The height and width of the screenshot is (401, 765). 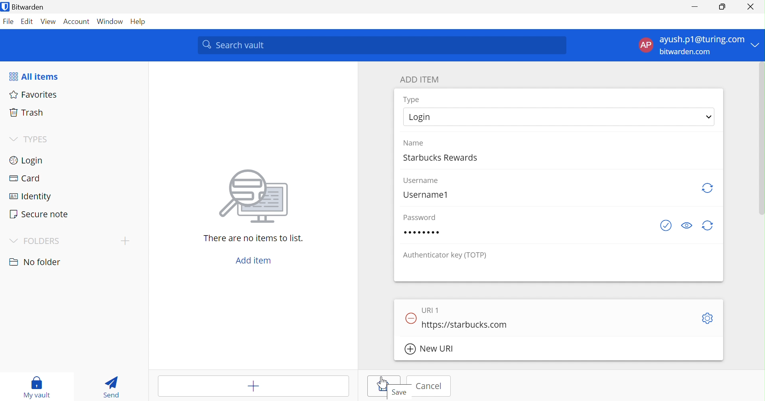 What do you see at coordinates (24, 7) in the screenshot?
I see `Bitwarden` at bounding box center [24, 7].